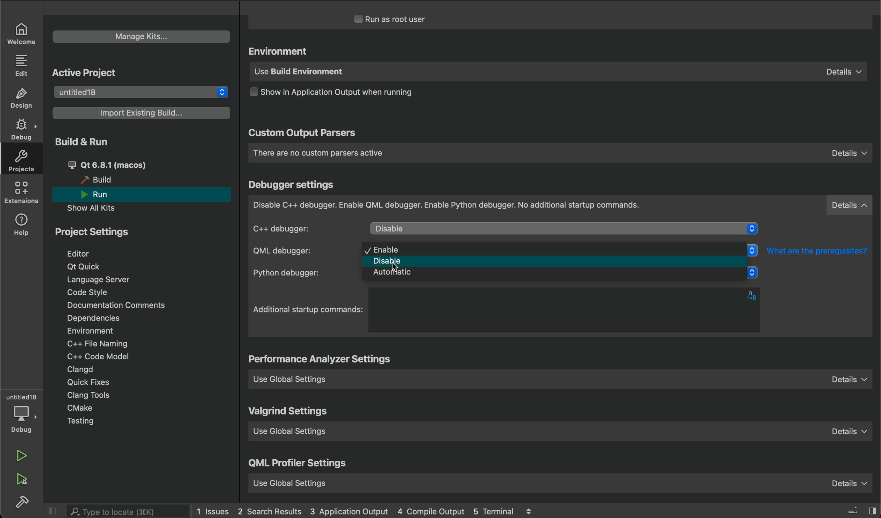 The height and width of the screenshot is (518, 881). What do you see at coordinates (24, 163) in the screenshot?
I see `projects` at bounding box center [24, 163].